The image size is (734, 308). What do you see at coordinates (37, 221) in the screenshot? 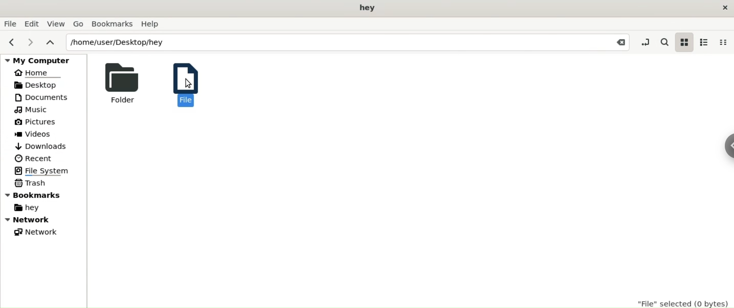
I see `Network` at bounding box center [37, 221].